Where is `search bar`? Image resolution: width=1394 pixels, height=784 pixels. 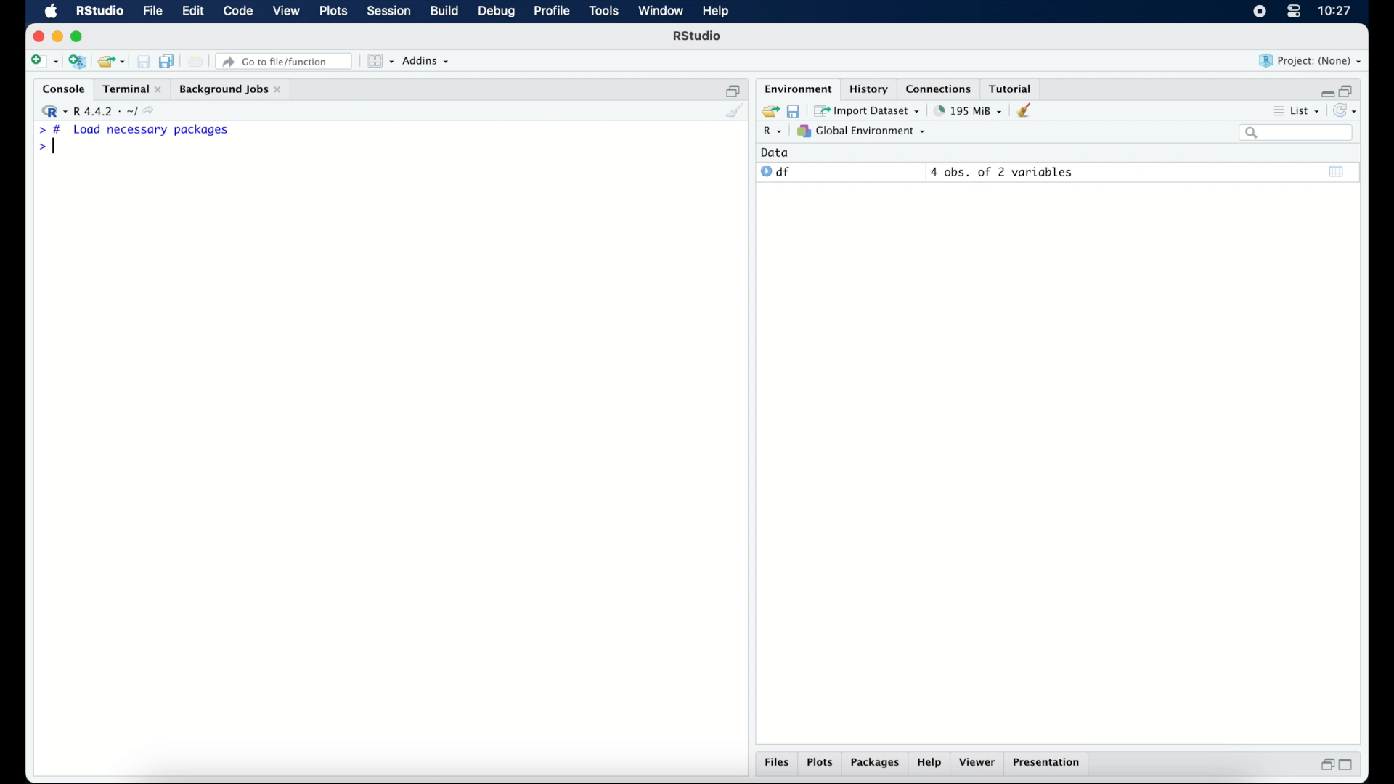
search bar is located at coordinates (1295, 134).